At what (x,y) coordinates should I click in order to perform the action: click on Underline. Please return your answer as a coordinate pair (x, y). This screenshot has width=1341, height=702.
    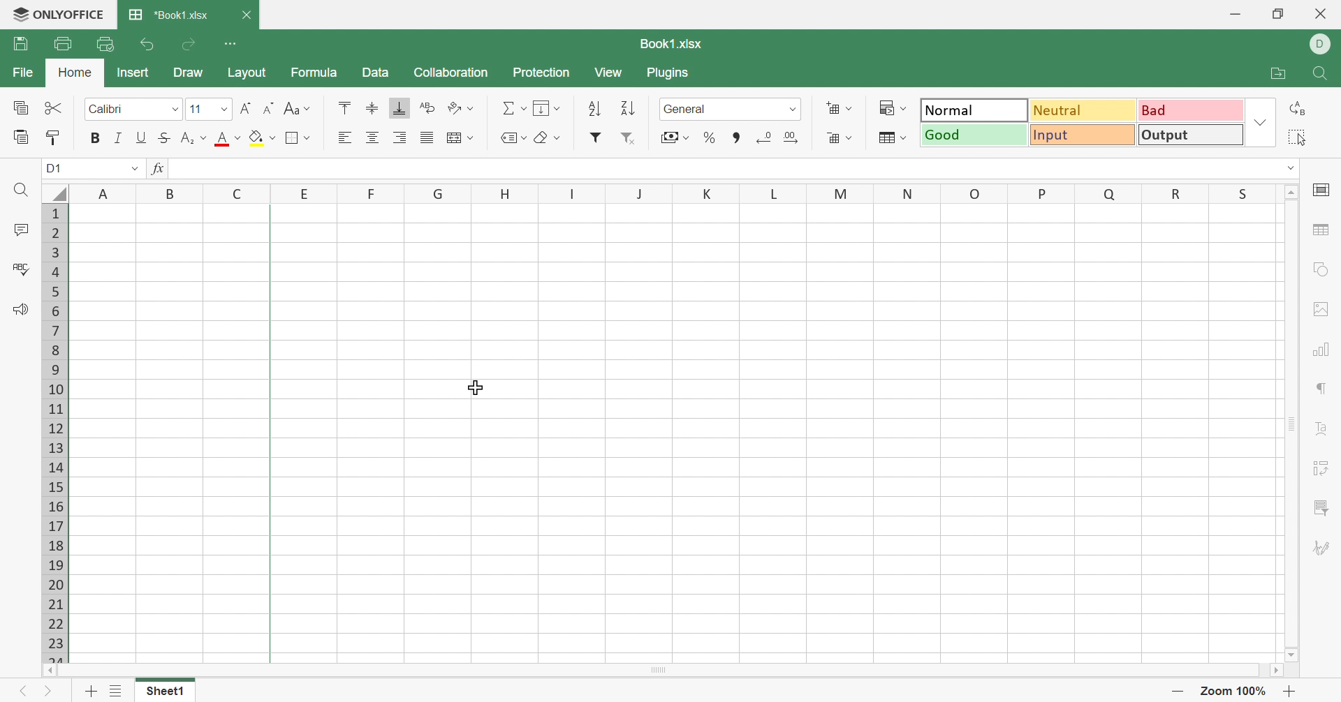
    Looking at the image, I should click on (142, 136).